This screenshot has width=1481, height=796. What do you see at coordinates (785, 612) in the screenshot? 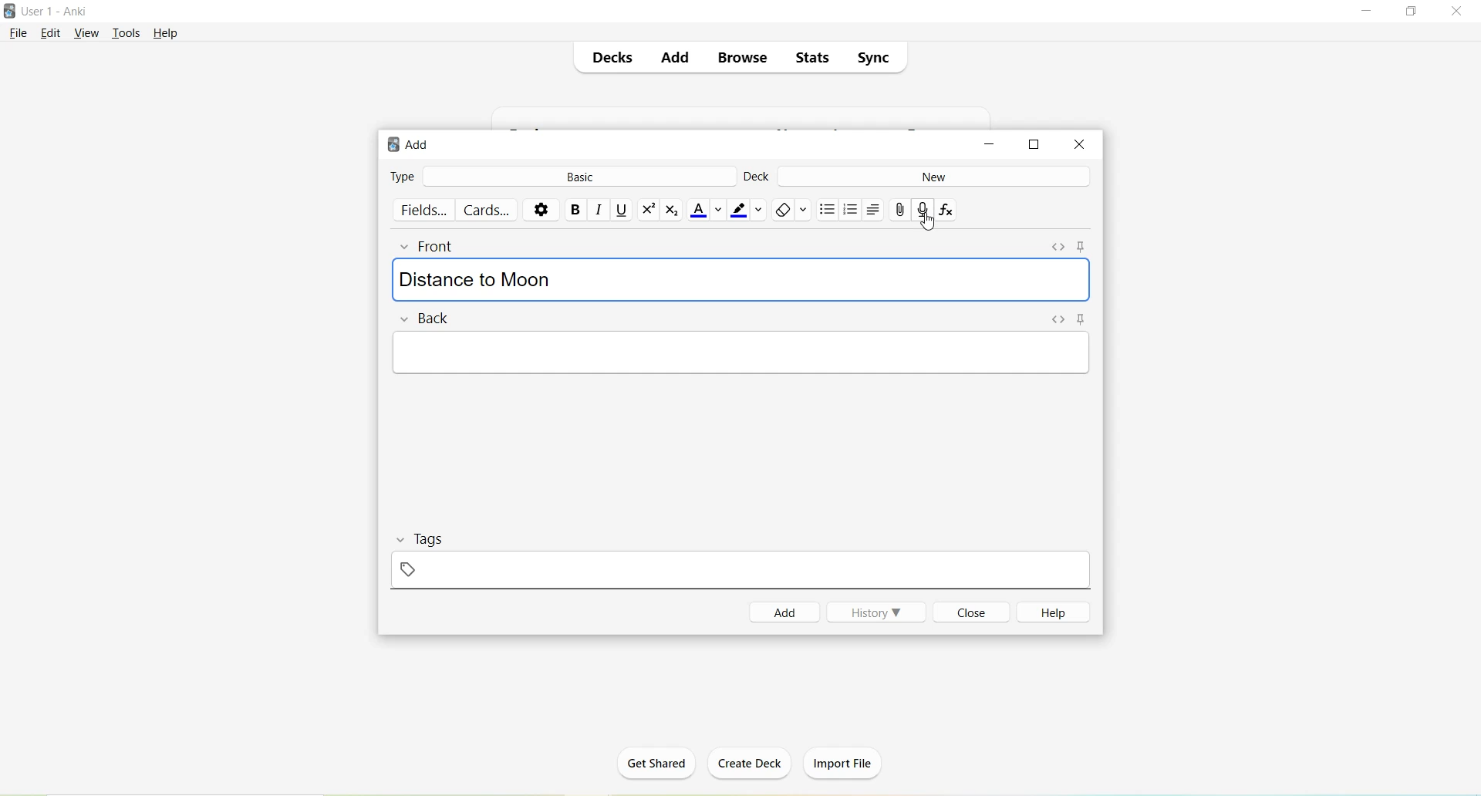
I see `Add` at bounding box center [785, 612].